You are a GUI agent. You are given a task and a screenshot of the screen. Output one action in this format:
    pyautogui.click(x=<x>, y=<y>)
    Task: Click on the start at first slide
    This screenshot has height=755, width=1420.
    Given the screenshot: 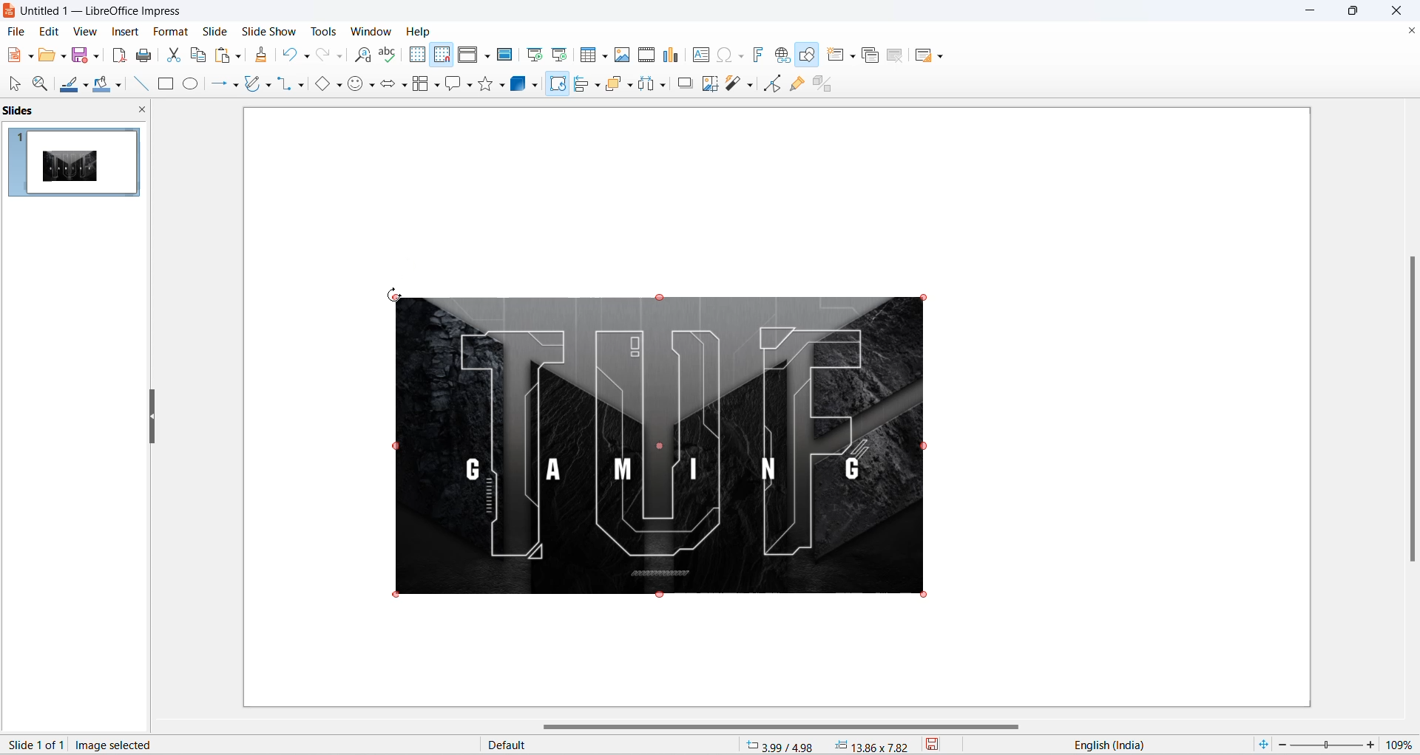 What is the action you would take?
    pyautogui.click(x=536, y=55)
    